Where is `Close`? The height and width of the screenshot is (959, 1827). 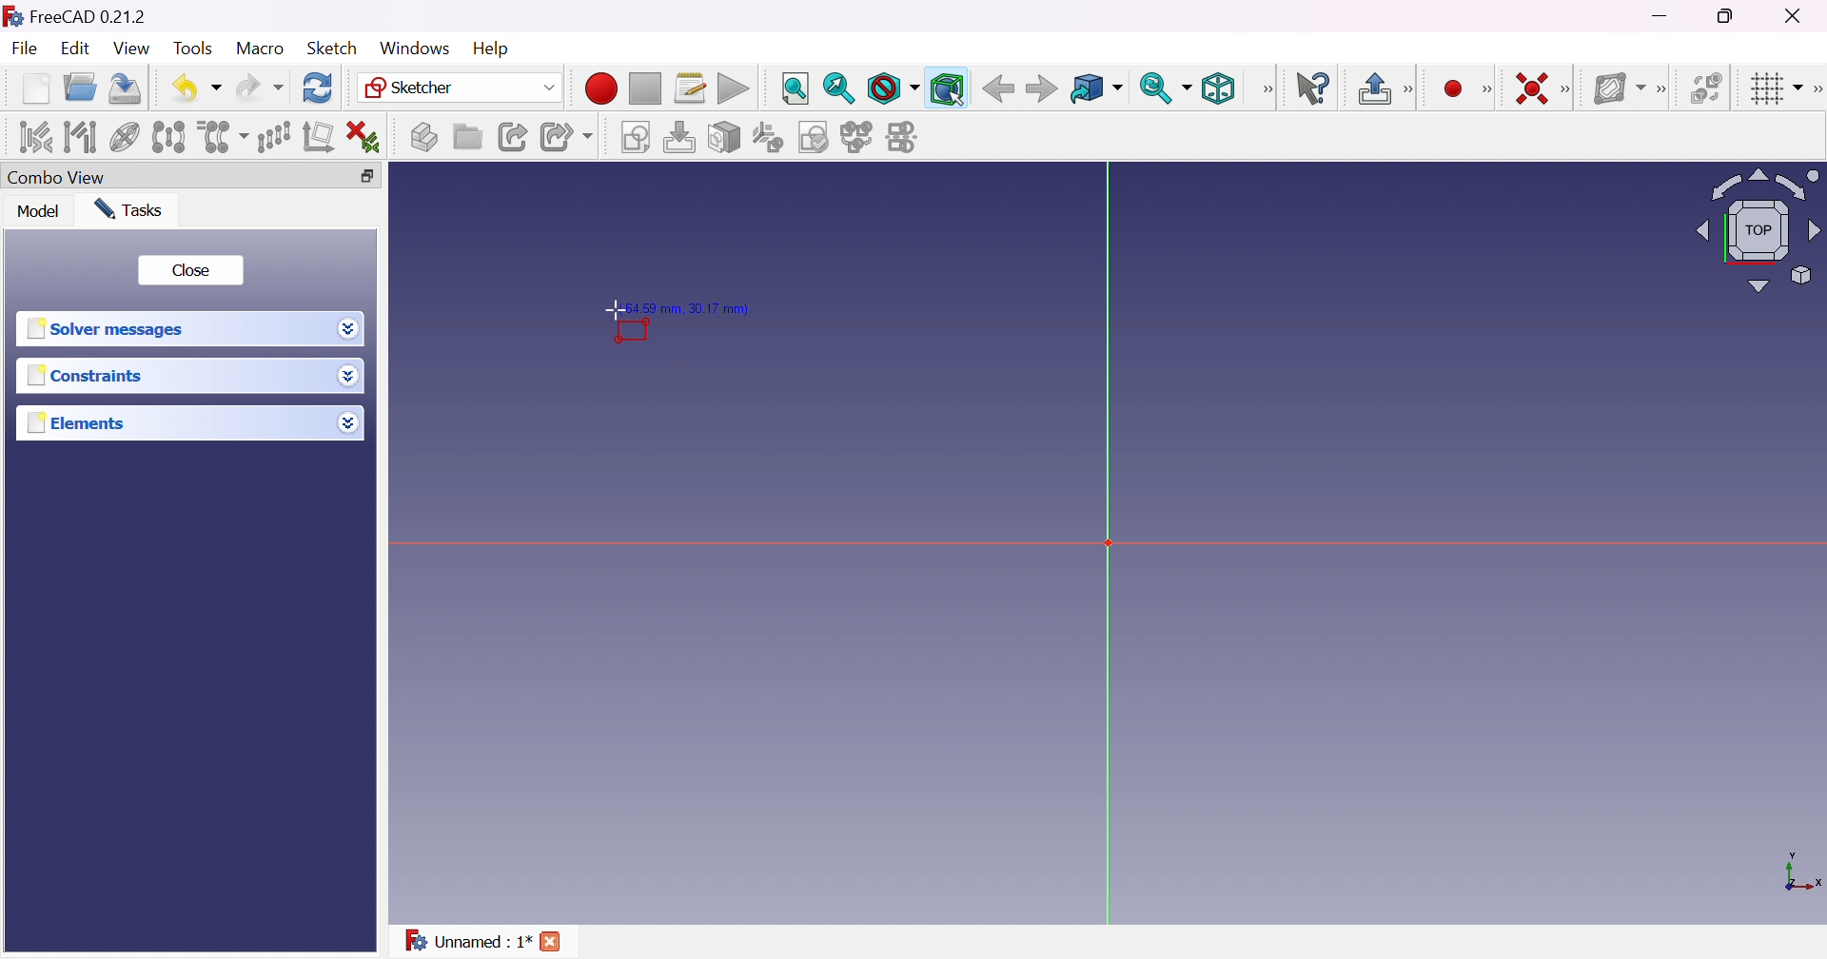 Close is located at coordinates (1796, 17).